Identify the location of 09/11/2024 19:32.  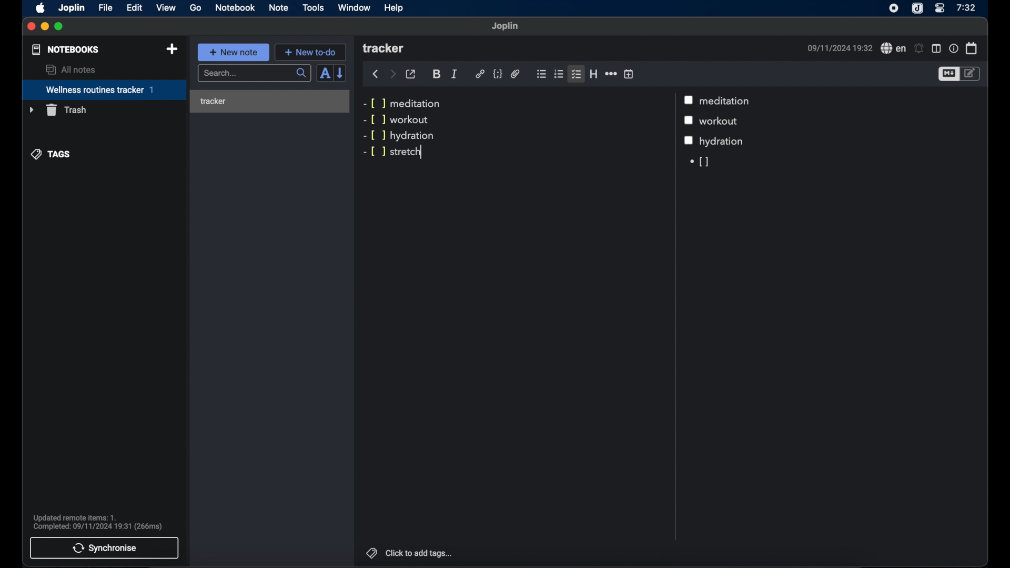
(838, 48).